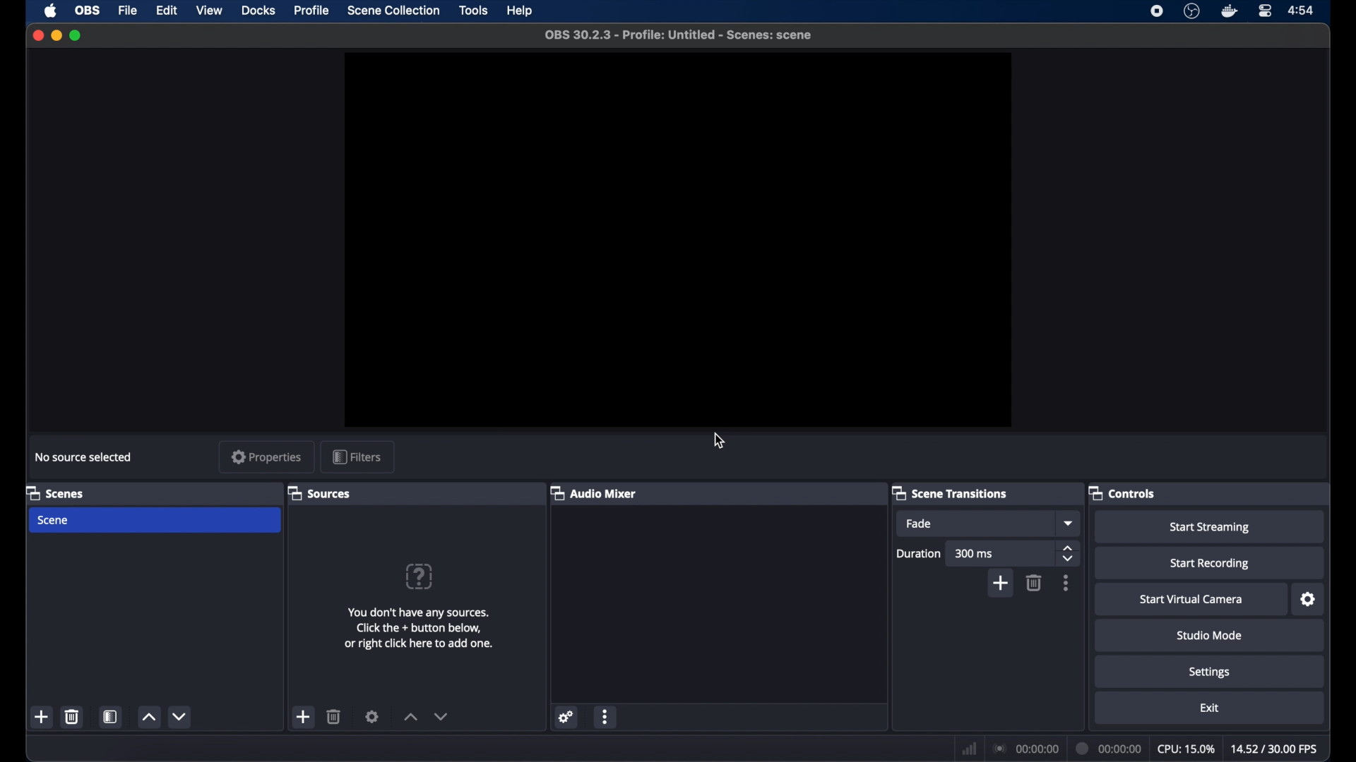 The image size is (1356, 762). I want to click on edit, so click(167, 11).